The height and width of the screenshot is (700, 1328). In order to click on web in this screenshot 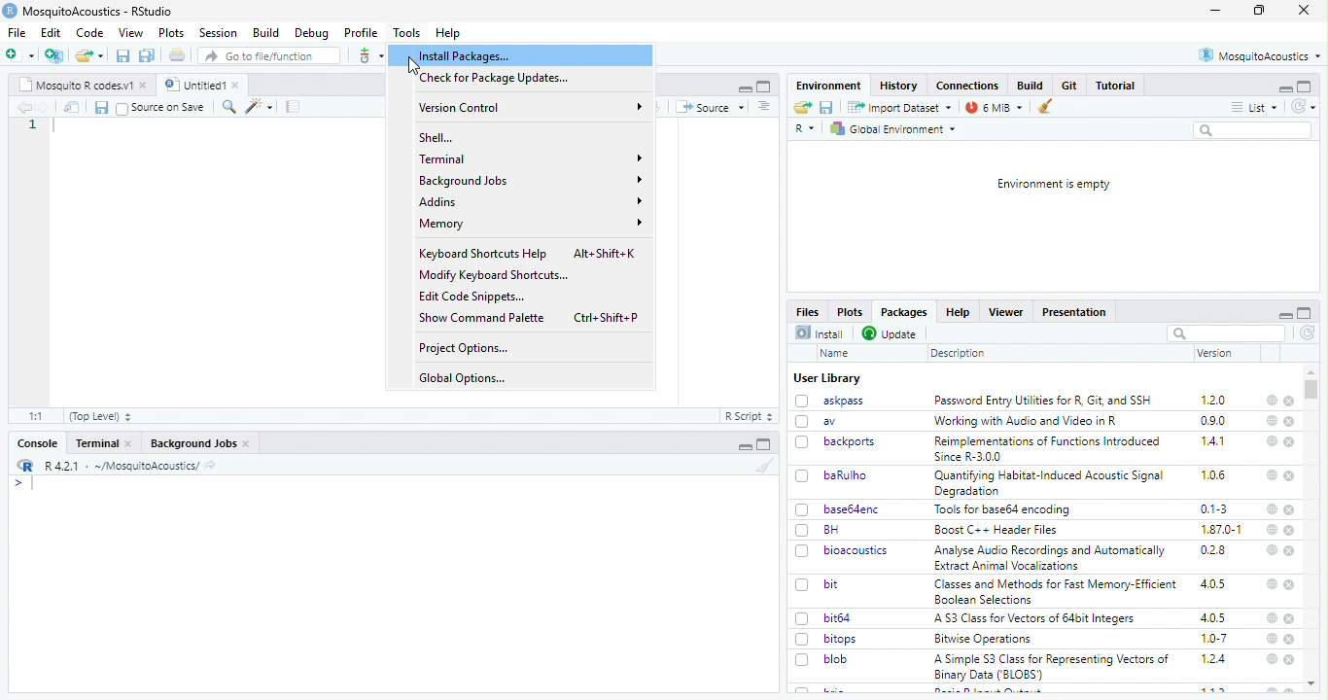, I will do `click(1274, 639)`.